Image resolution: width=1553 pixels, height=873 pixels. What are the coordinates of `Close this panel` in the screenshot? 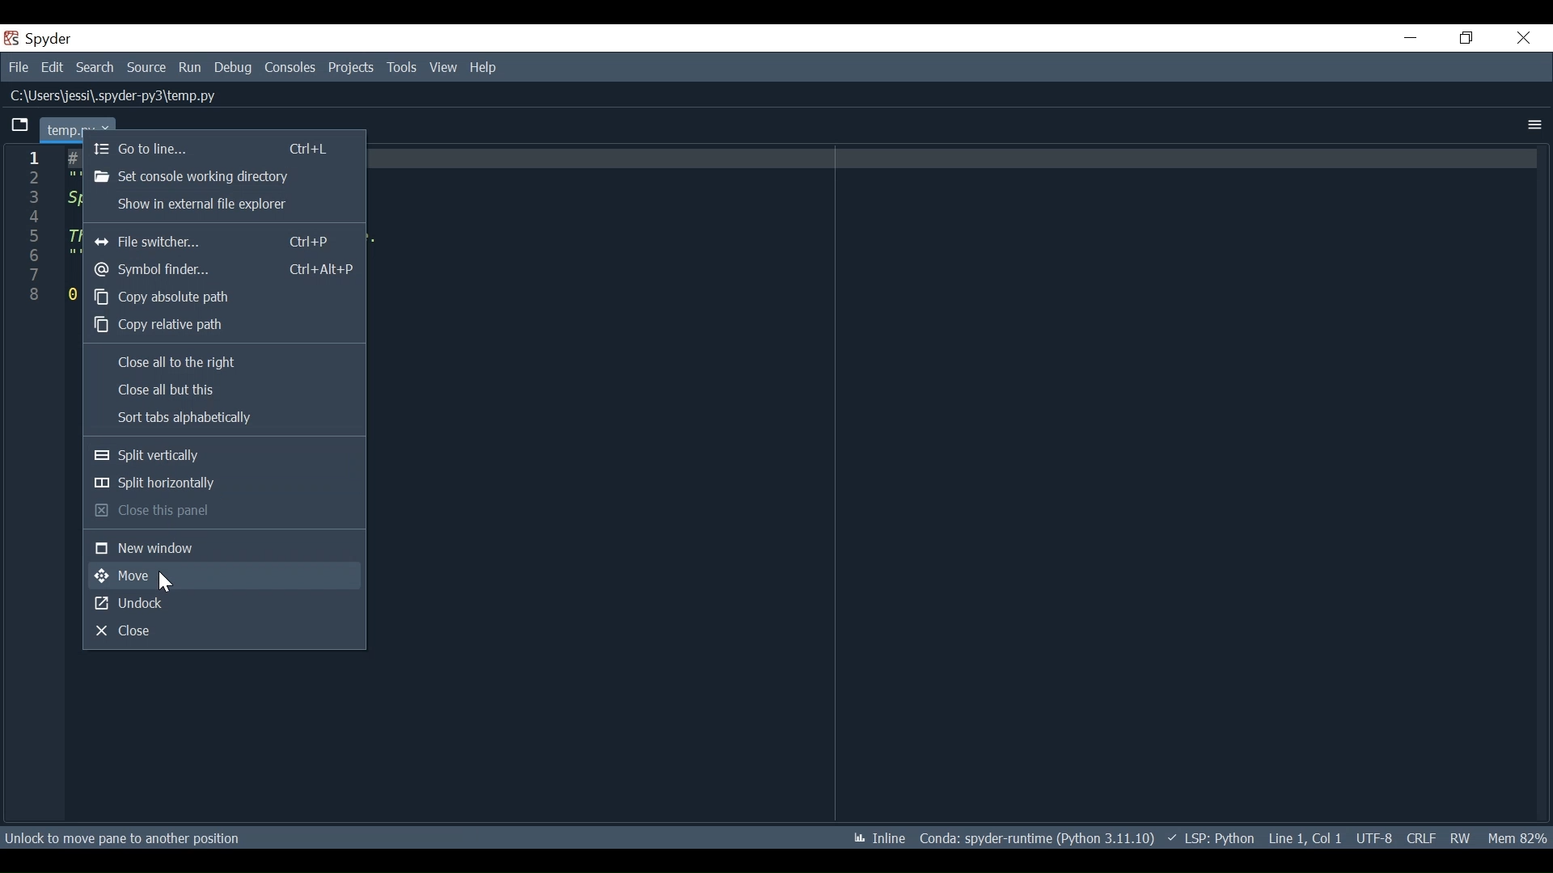 It's located at (225, 511).